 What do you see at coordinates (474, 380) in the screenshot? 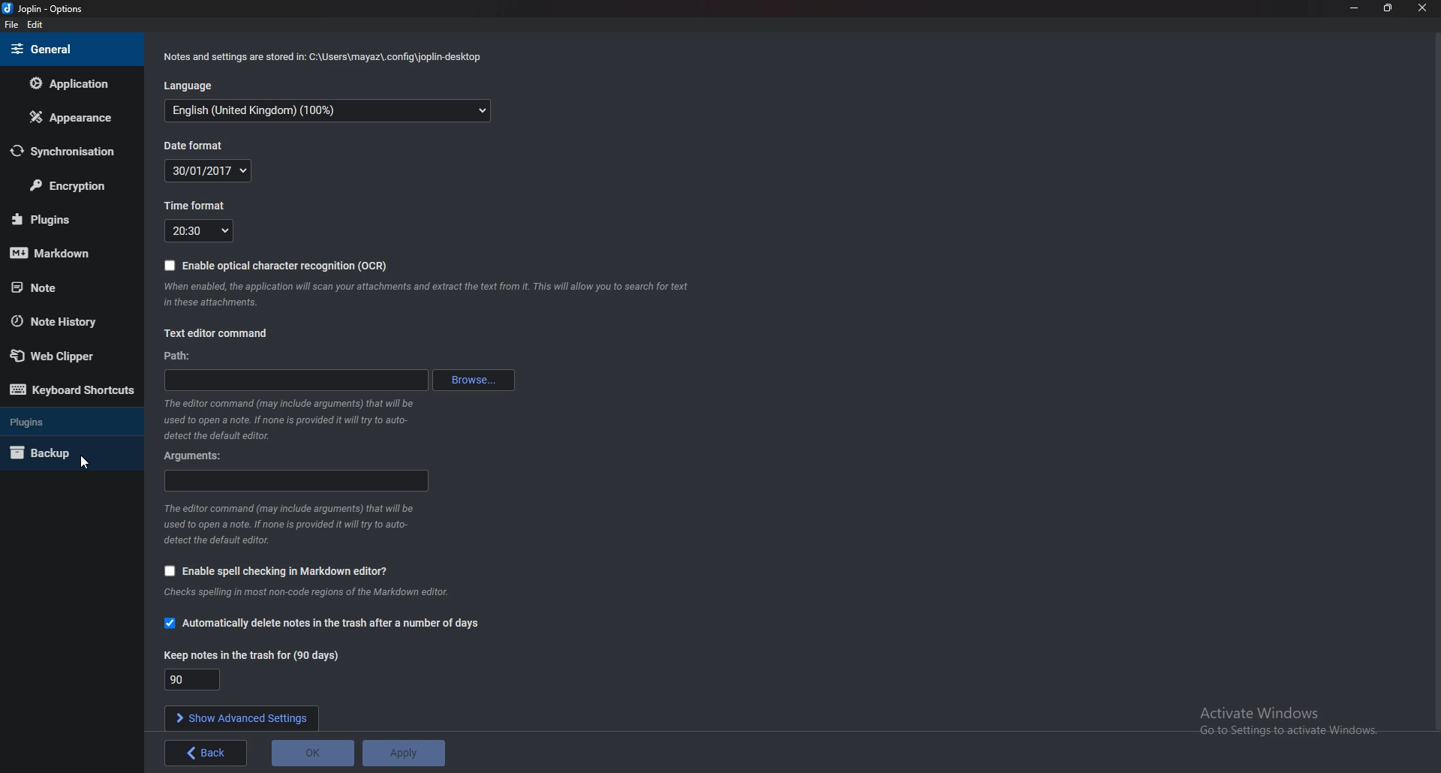
I see `Browse` at bounding box center [474, 380].